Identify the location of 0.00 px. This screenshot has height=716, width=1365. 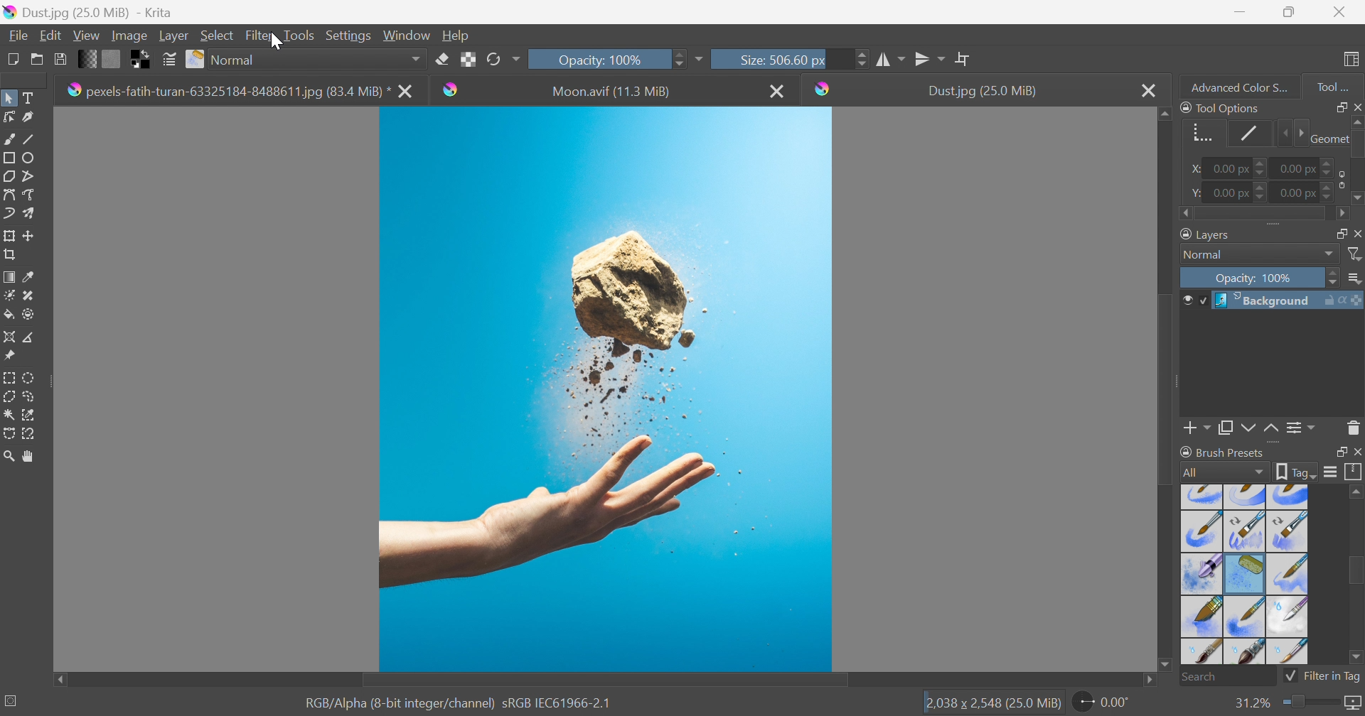
(1228, 169).